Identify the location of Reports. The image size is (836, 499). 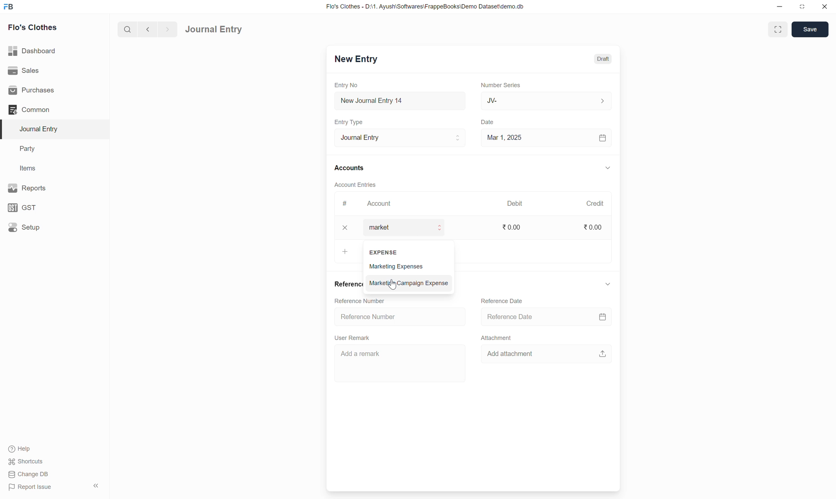
(29, 188).